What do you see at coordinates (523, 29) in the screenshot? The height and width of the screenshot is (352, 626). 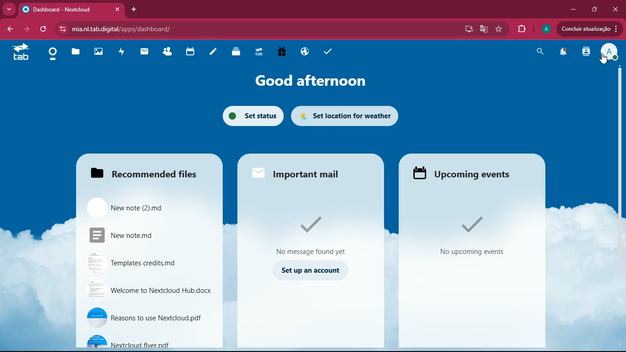 I see `extensions` at bounding box center [523, 29].